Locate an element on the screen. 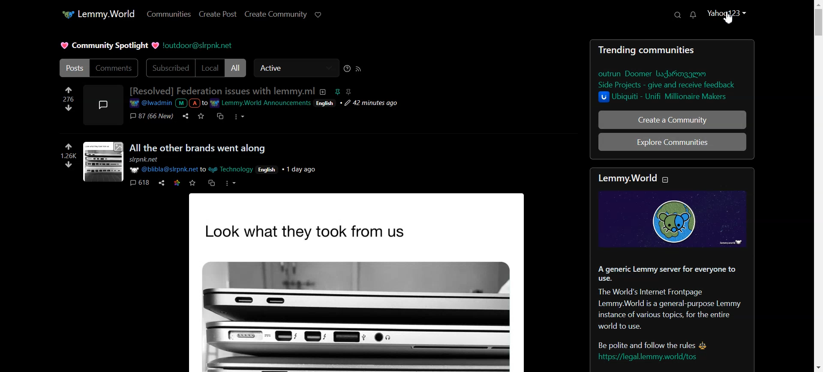 This screenshot has height=372, width=823. Vertical scroll bar is located at coordinates (818, 186).